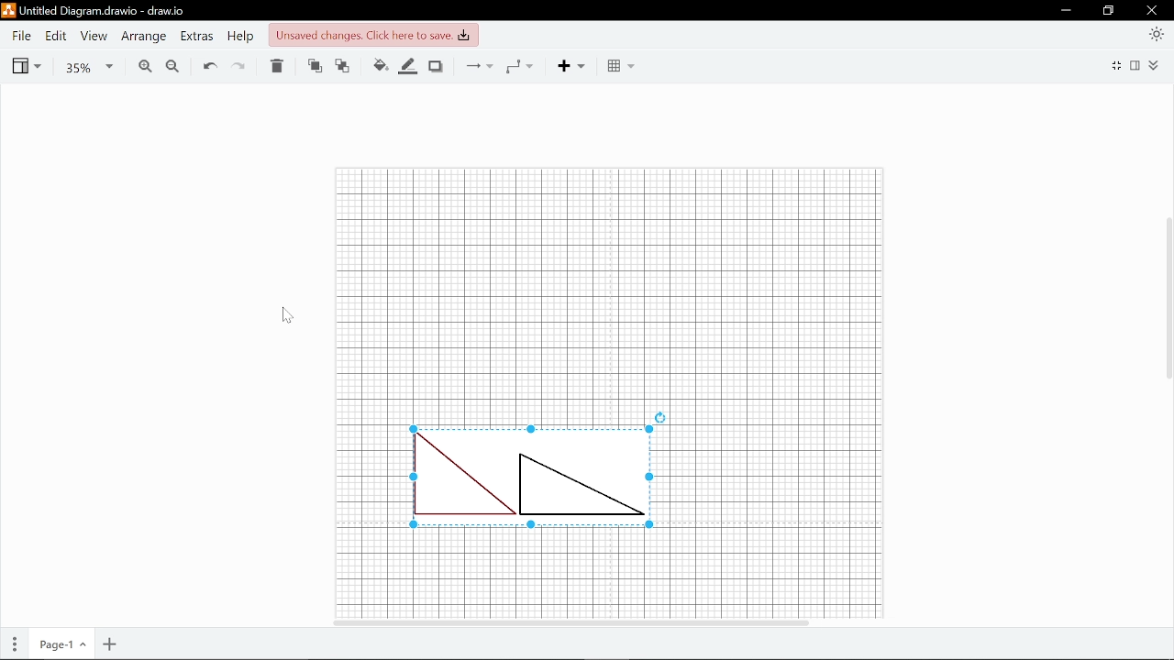 This screenshot has width=1174, height=660. What do you see at coordinates (58, 645) in the screenshot?
I see `Current page` at bounding box center [58, 645].